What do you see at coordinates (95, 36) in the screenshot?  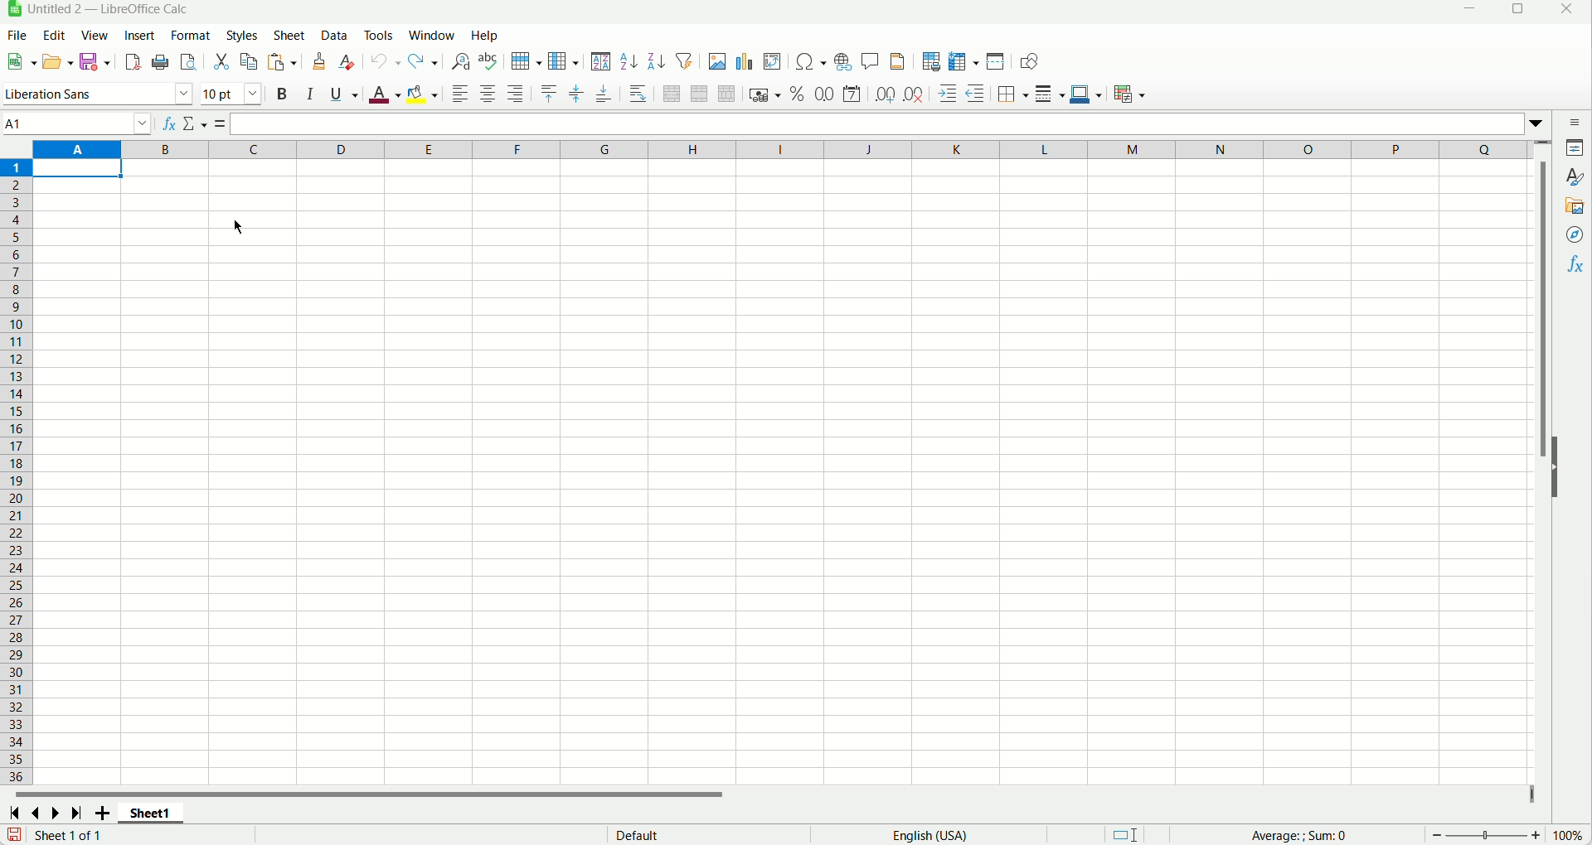 I see `View` at bounding box center [95, 36].